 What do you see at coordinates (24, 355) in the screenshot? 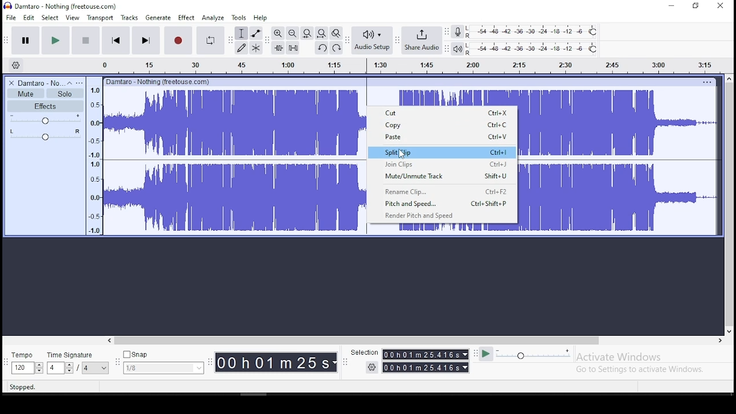
I see `tempo` at bounding box center [24, 355].